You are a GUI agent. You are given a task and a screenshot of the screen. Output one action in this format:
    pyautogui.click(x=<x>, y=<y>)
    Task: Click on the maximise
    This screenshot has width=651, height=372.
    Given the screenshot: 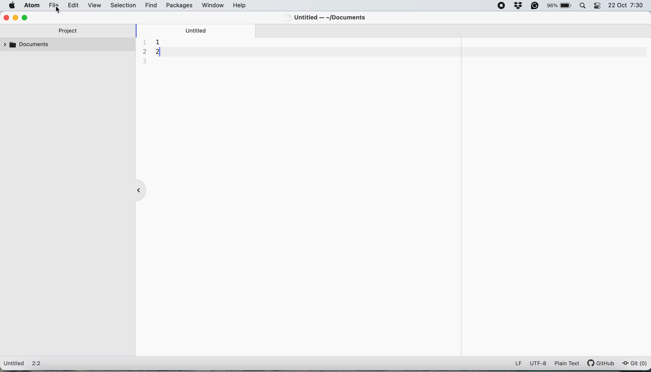 What is the action you would take?
    pyautogui.click(x=25, y=17)
    